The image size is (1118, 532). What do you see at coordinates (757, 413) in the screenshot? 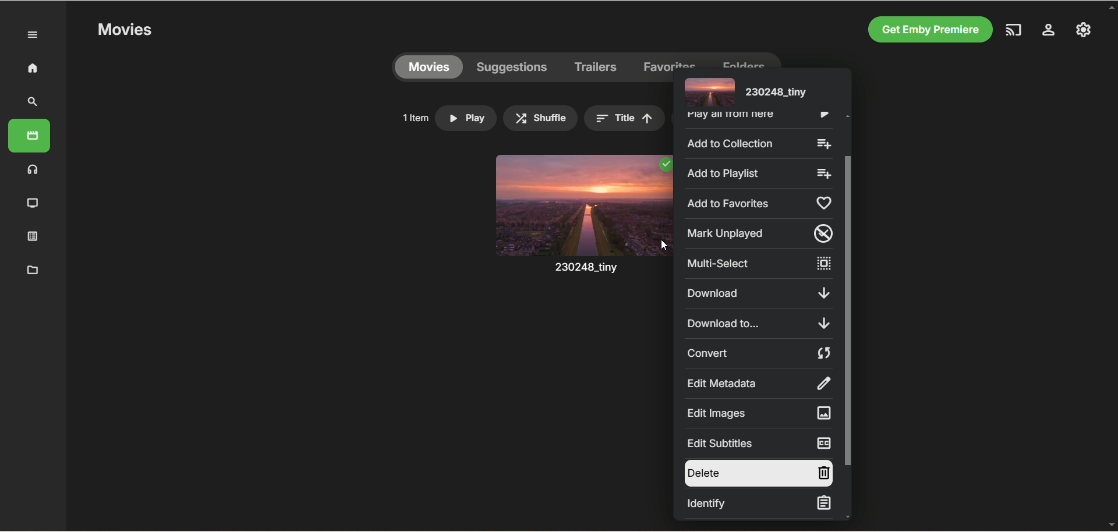
I see `edit images` at bounding box center [757, 413].